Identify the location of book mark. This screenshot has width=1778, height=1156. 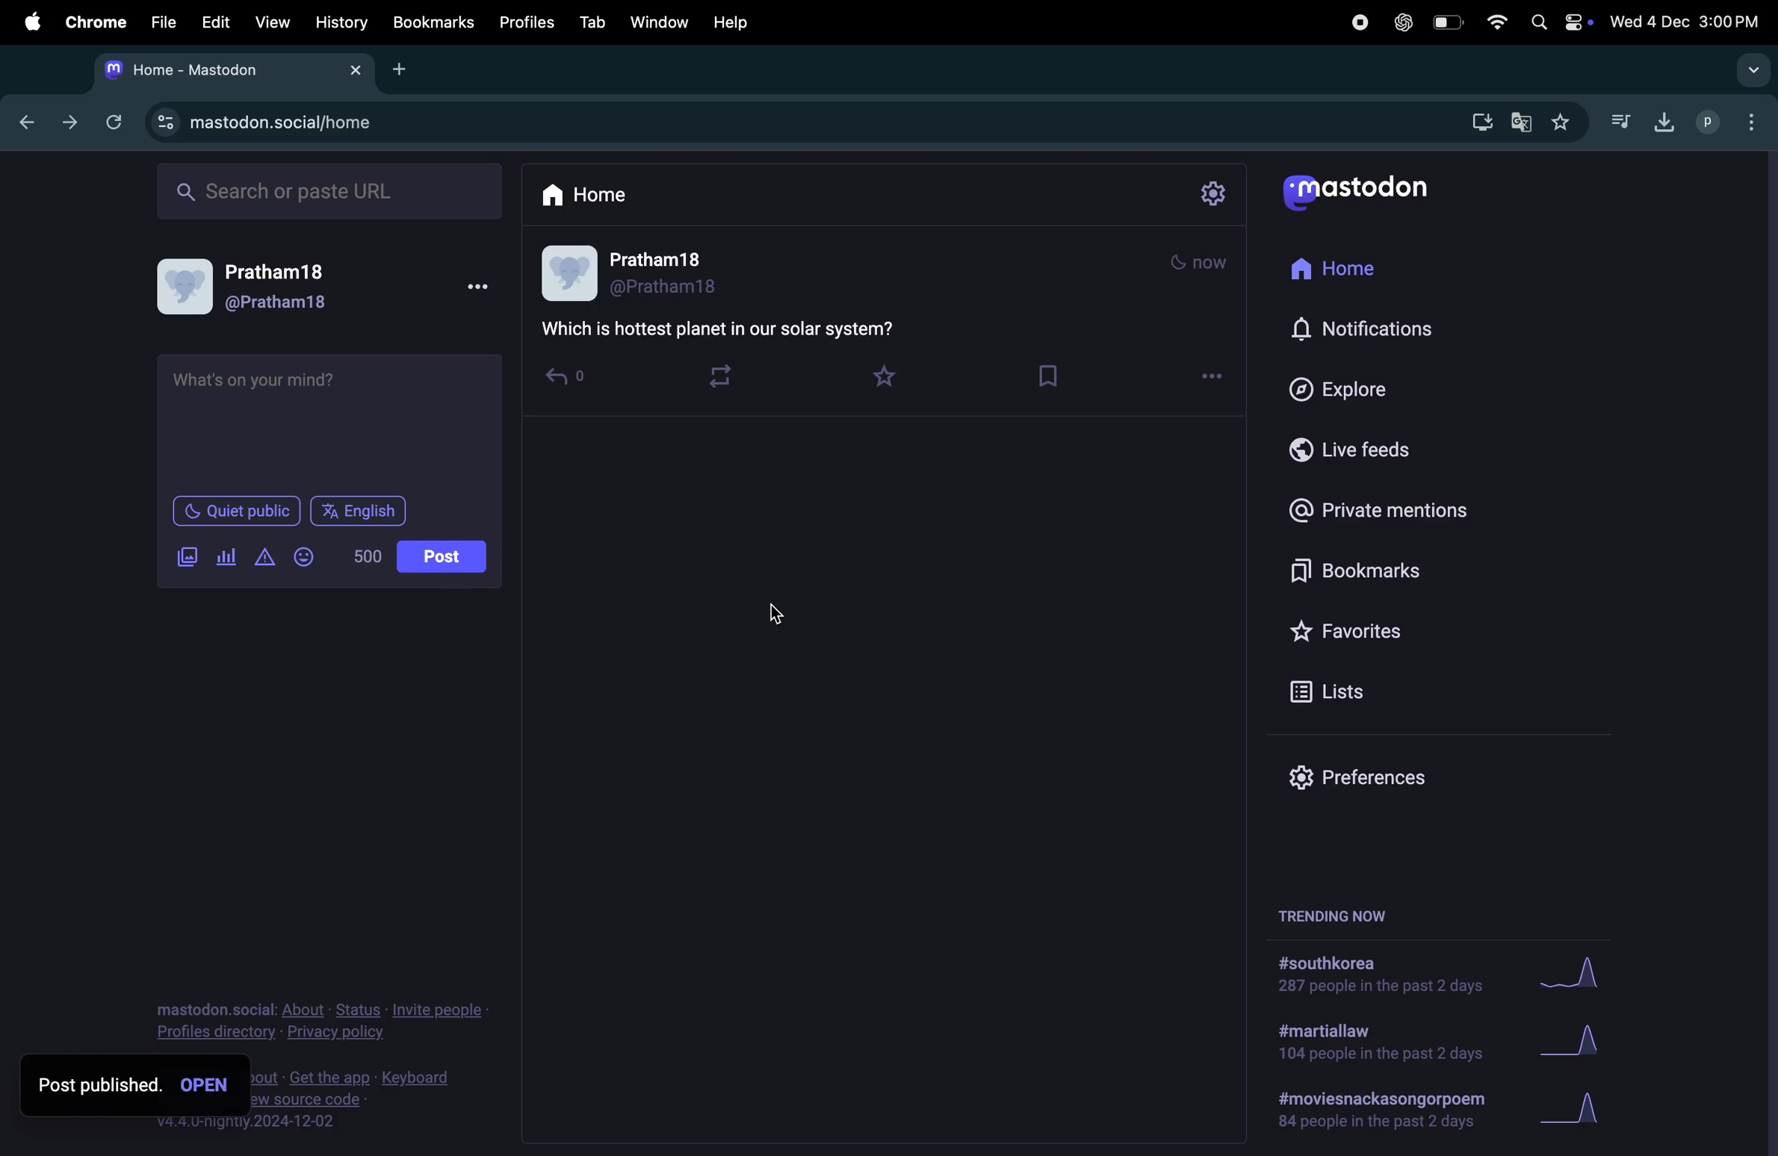
(433, 22).